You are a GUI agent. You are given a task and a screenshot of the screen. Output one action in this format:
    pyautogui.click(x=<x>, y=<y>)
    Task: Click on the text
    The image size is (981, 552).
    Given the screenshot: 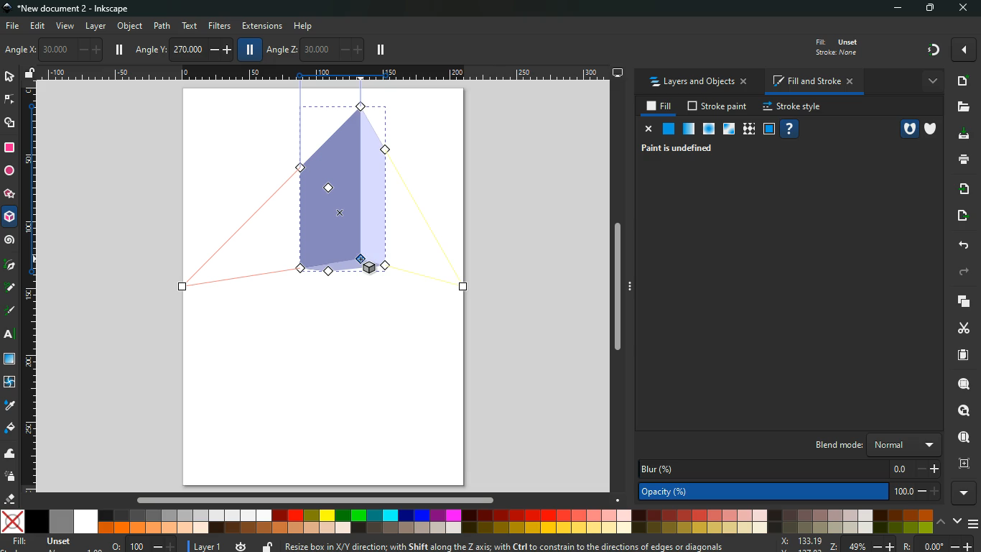 What is the action you would take?
    pyautogui.click(x=11, y=336)
    